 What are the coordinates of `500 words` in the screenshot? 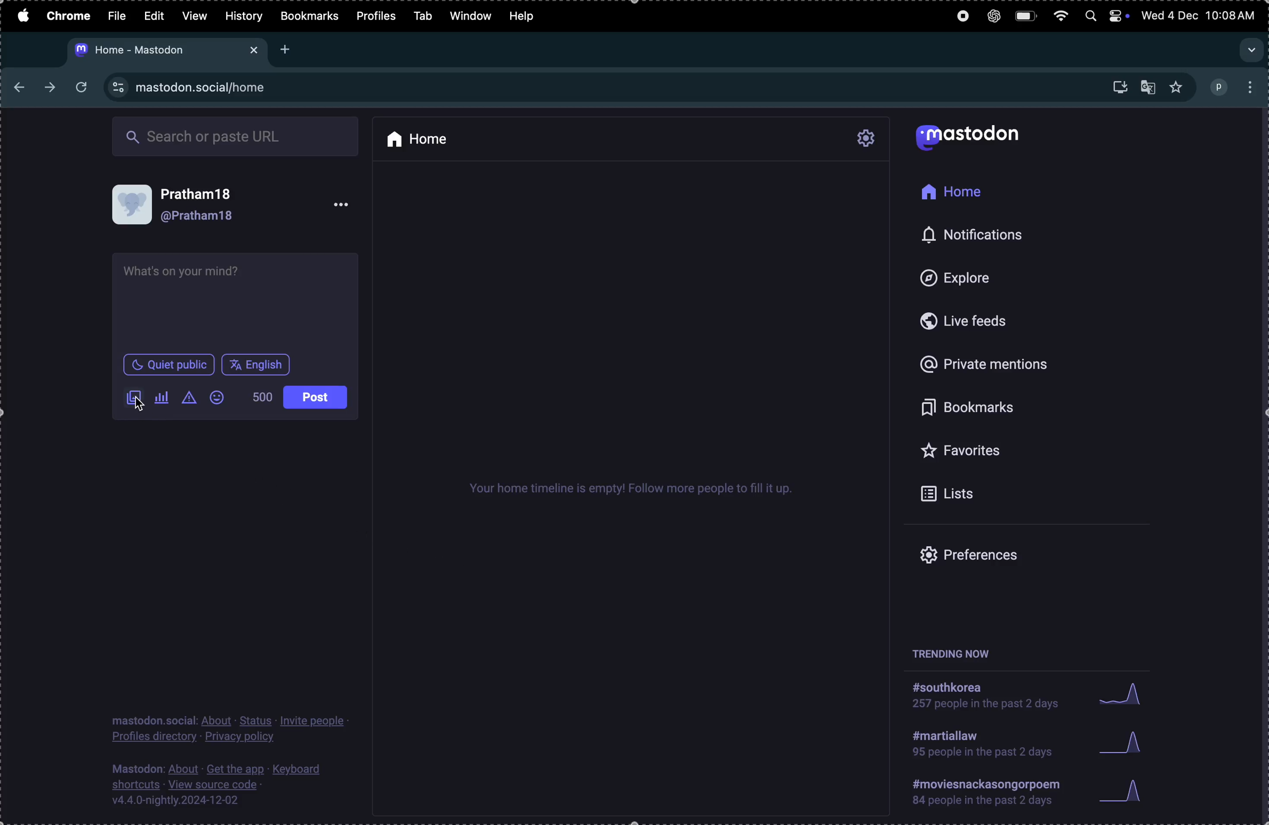 It's located at (262, 401).